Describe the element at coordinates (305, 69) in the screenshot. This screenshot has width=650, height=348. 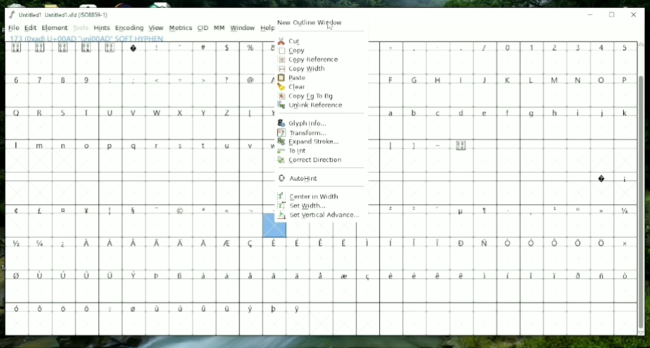
I see `Copy Width` at that location.